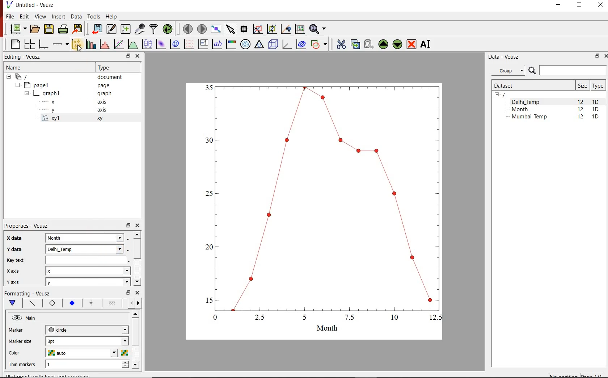  What do you see at coordinates (137, 56) in the screenshot?
I see `close` at bounding box center [137, 56].